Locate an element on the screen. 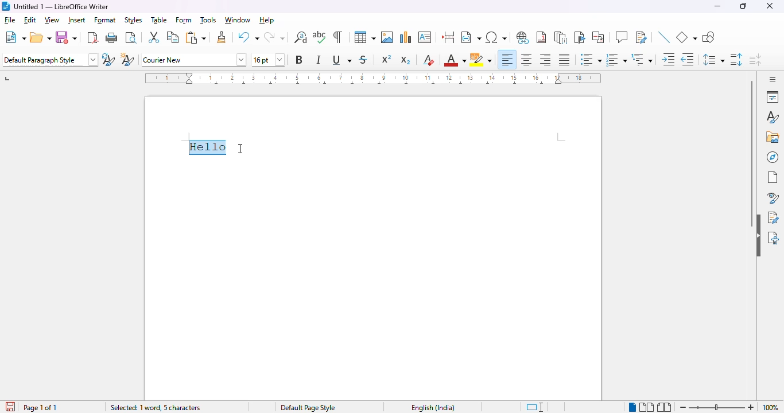 This screenshot has width=784, height=413. clear direct formatting is located at coordinates (429, 60).